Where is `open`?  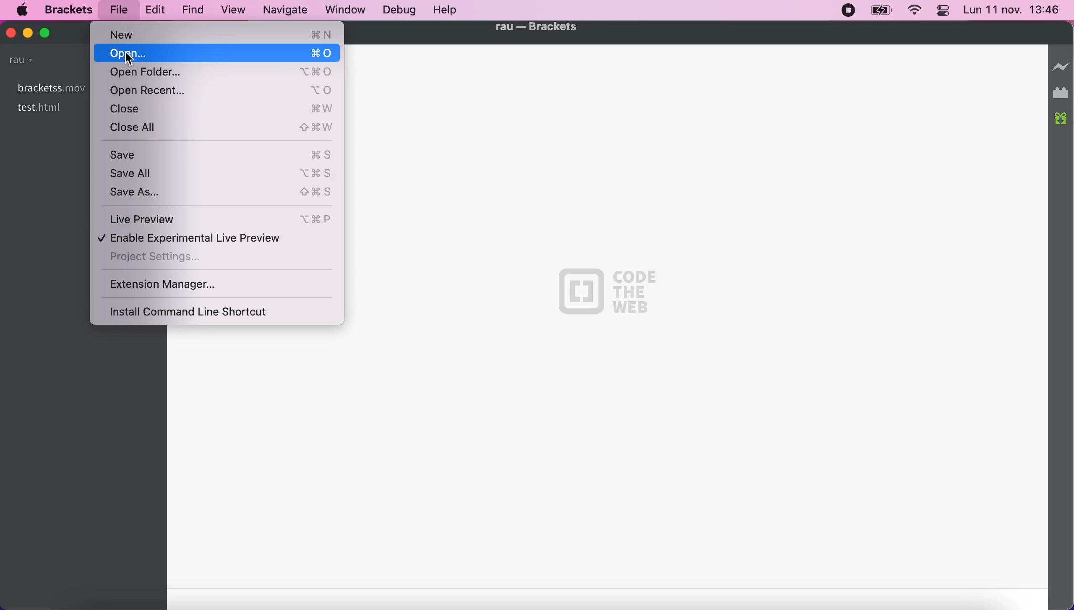
open is located at coordinates (236, 54).